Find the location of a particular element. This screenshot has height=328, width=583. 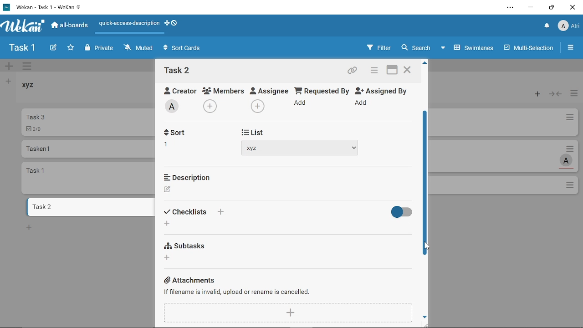

card named "task 1" is located at coordinates (89, 178).